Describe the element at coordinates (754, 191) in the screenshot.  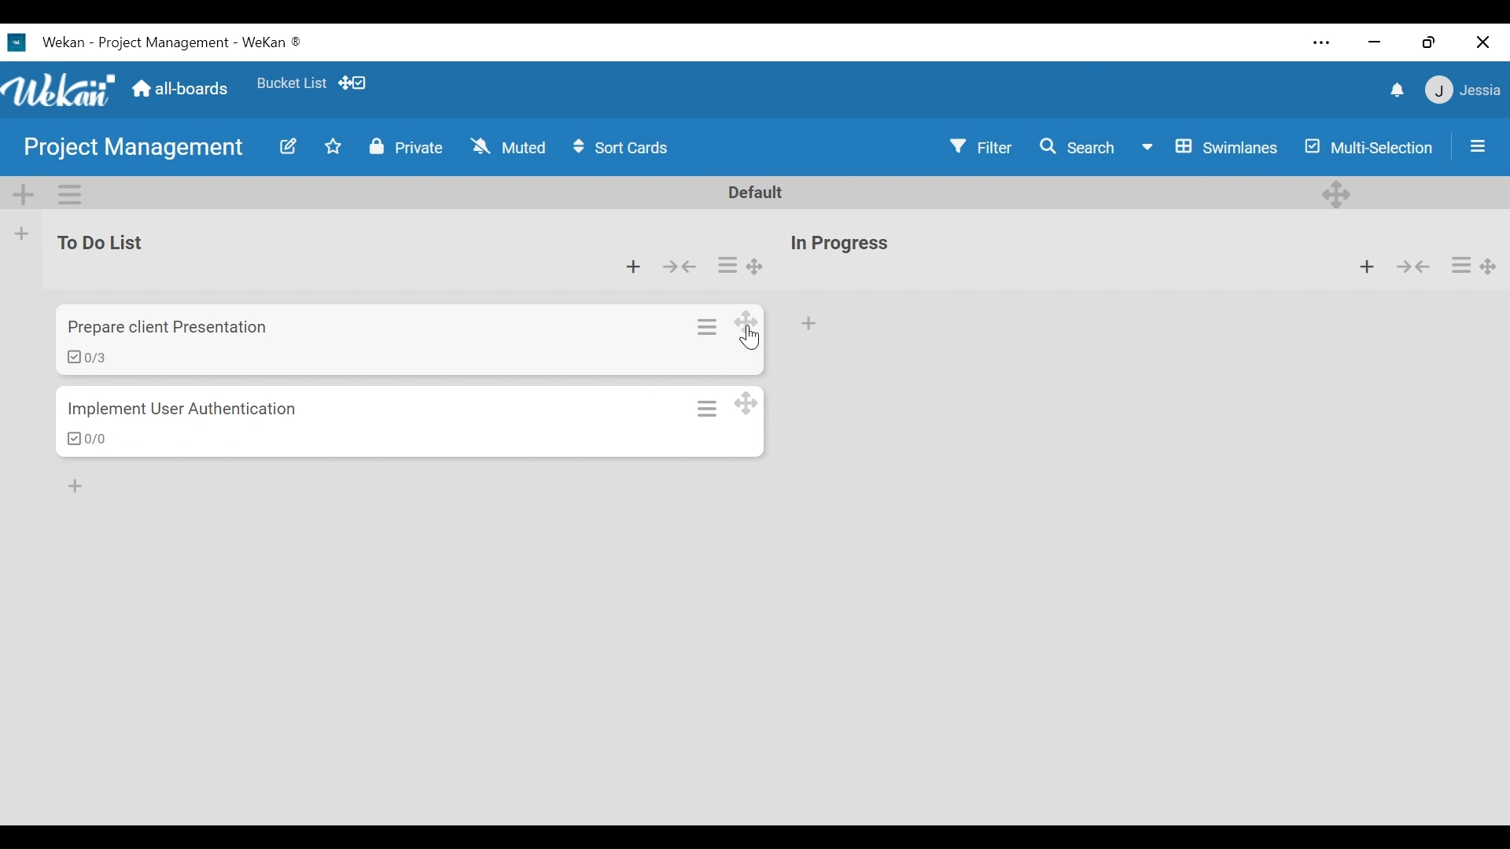
I see `Default` at that location.